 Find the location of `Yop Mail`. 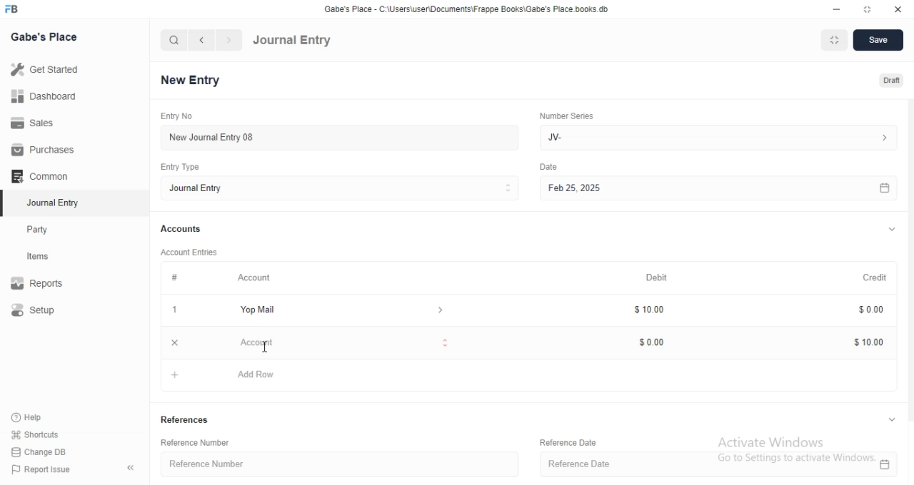

Yop Mail is located at coordinates (338, 310).